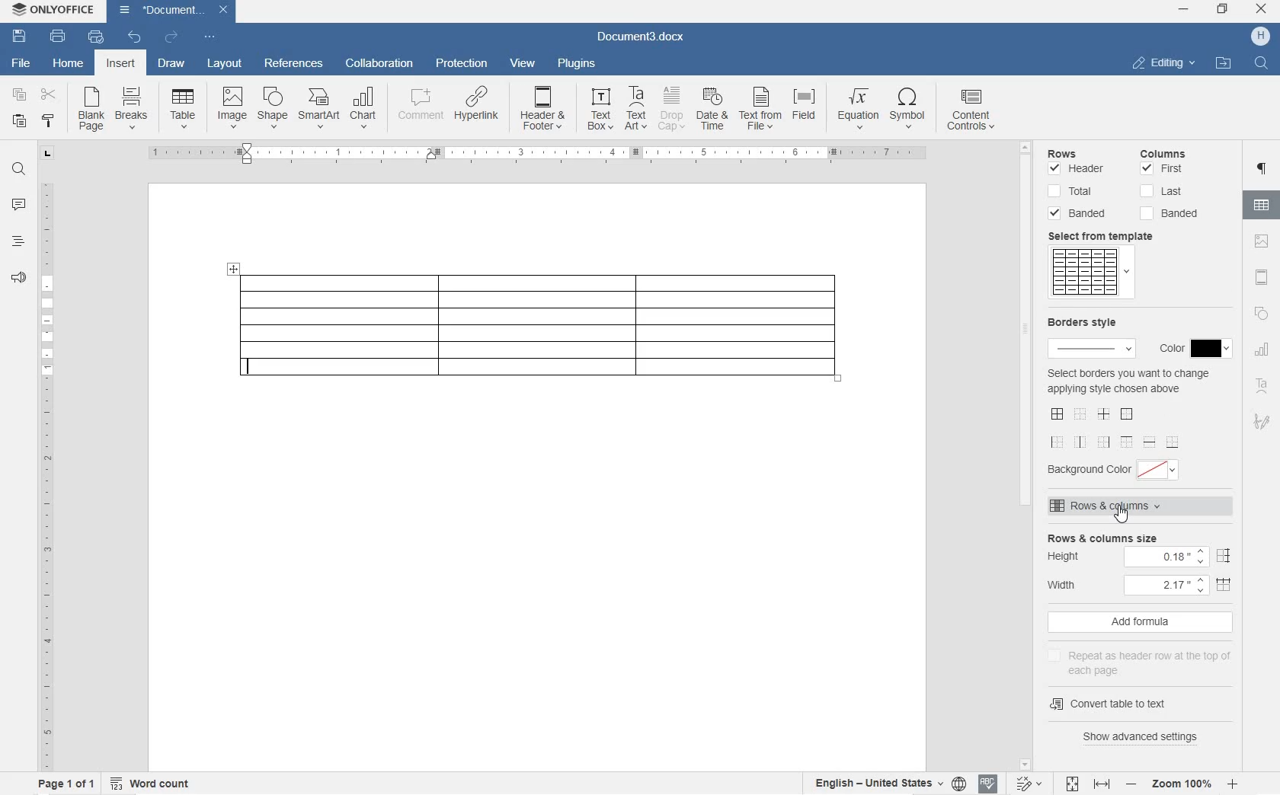 The image size is (1280, 795). I want to click on TEXT FROM FILE, so click(760, 110).